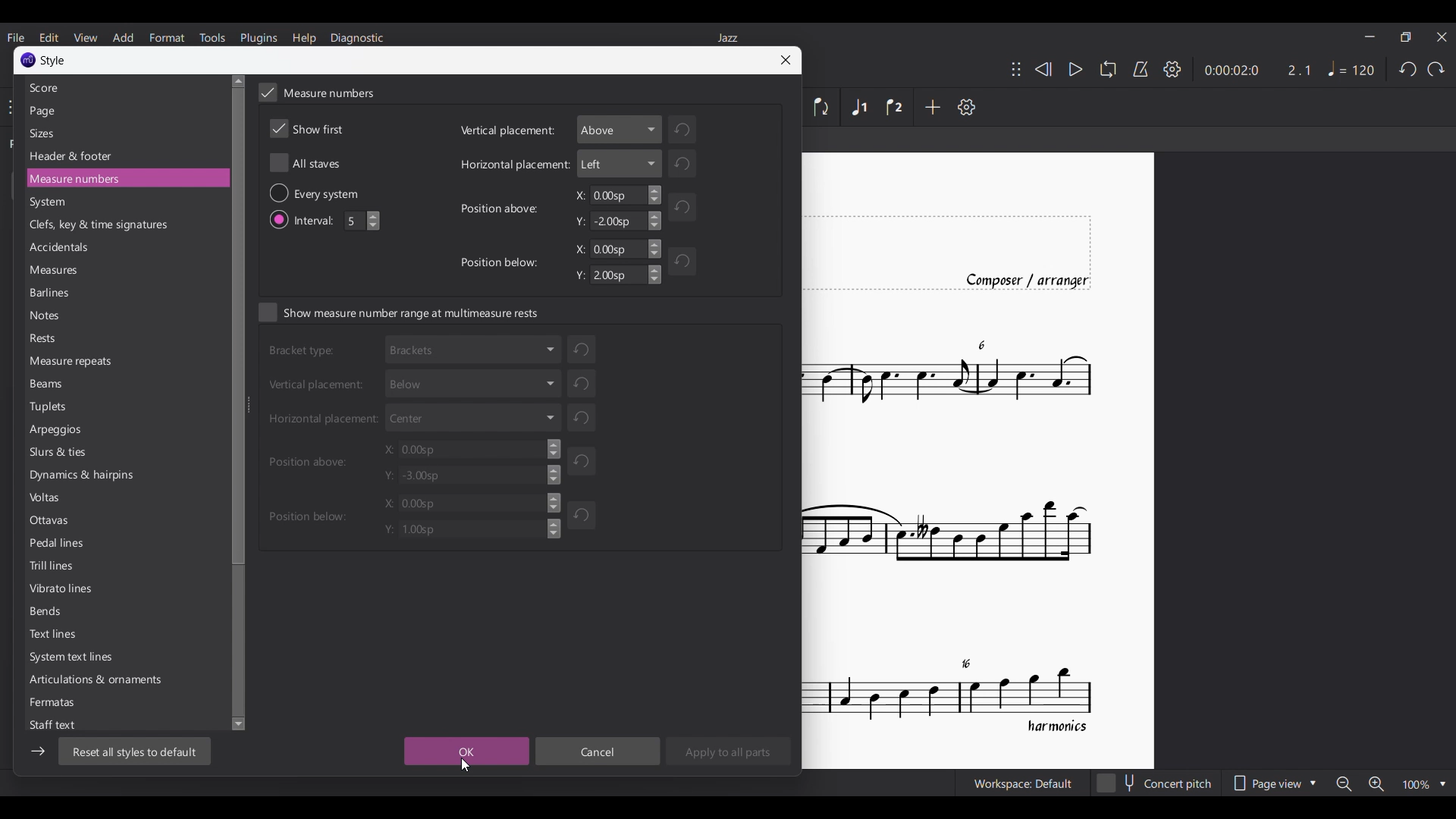 This screenshot has width=1456, height=819. I want to click on Measure, so click(86, 179).